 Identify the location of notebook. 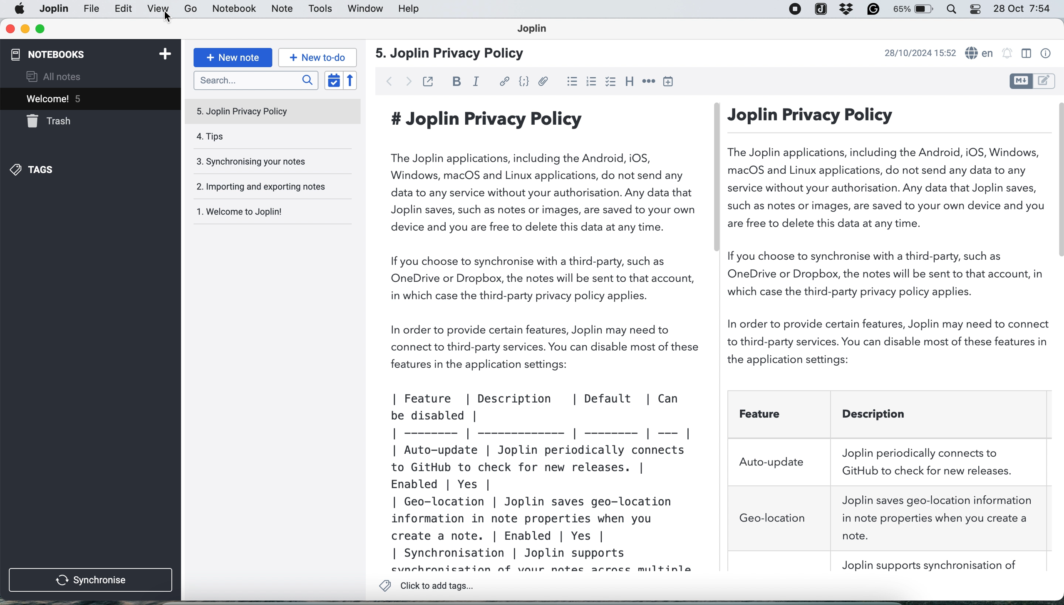
(236, 9).